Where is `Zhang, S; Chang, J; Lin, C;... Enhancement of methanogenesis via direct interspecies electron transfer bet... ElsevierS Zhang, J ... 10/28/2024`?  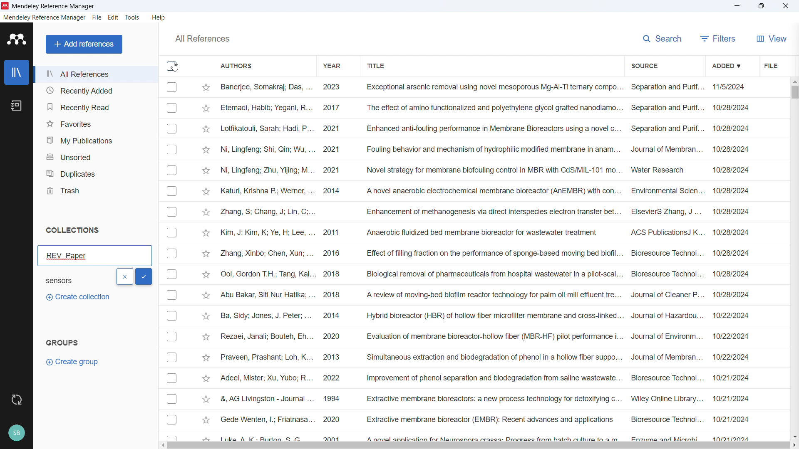 Zhang, S; Chang, J; Lin, C;... Enhancement of methanogenesis via direct interspecies electron transfer bet... ElsevierS Zhang, J ... 10/28/2024 is located at coordinates (485, 212).